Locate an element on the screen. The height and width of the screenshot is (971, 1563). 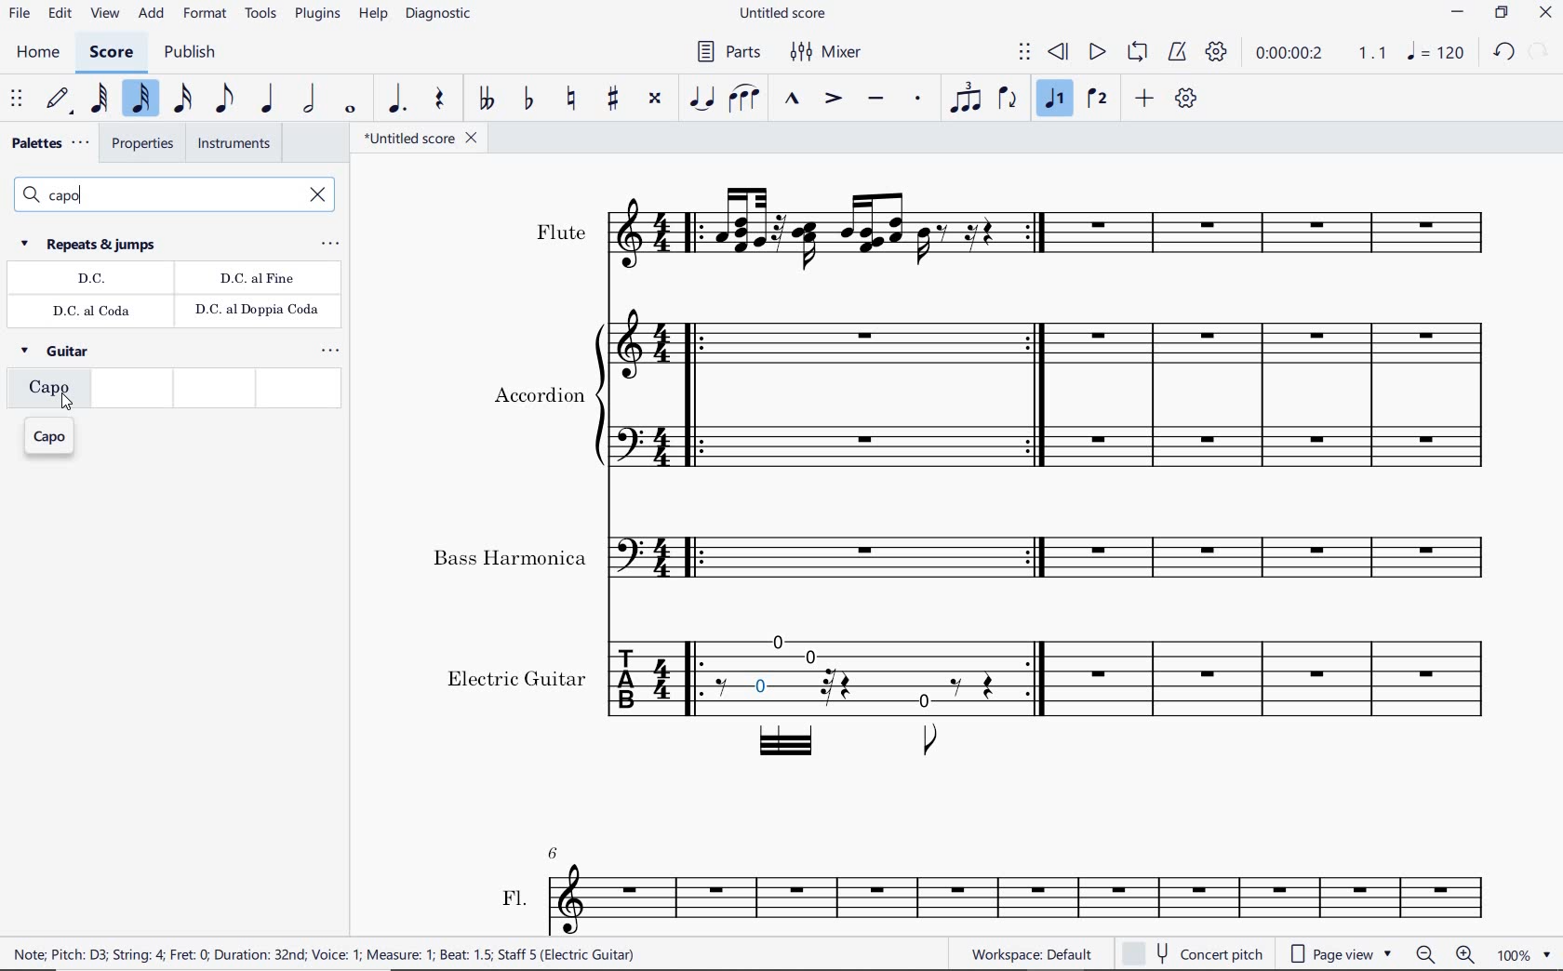
help is located at coordinates (372, 15).